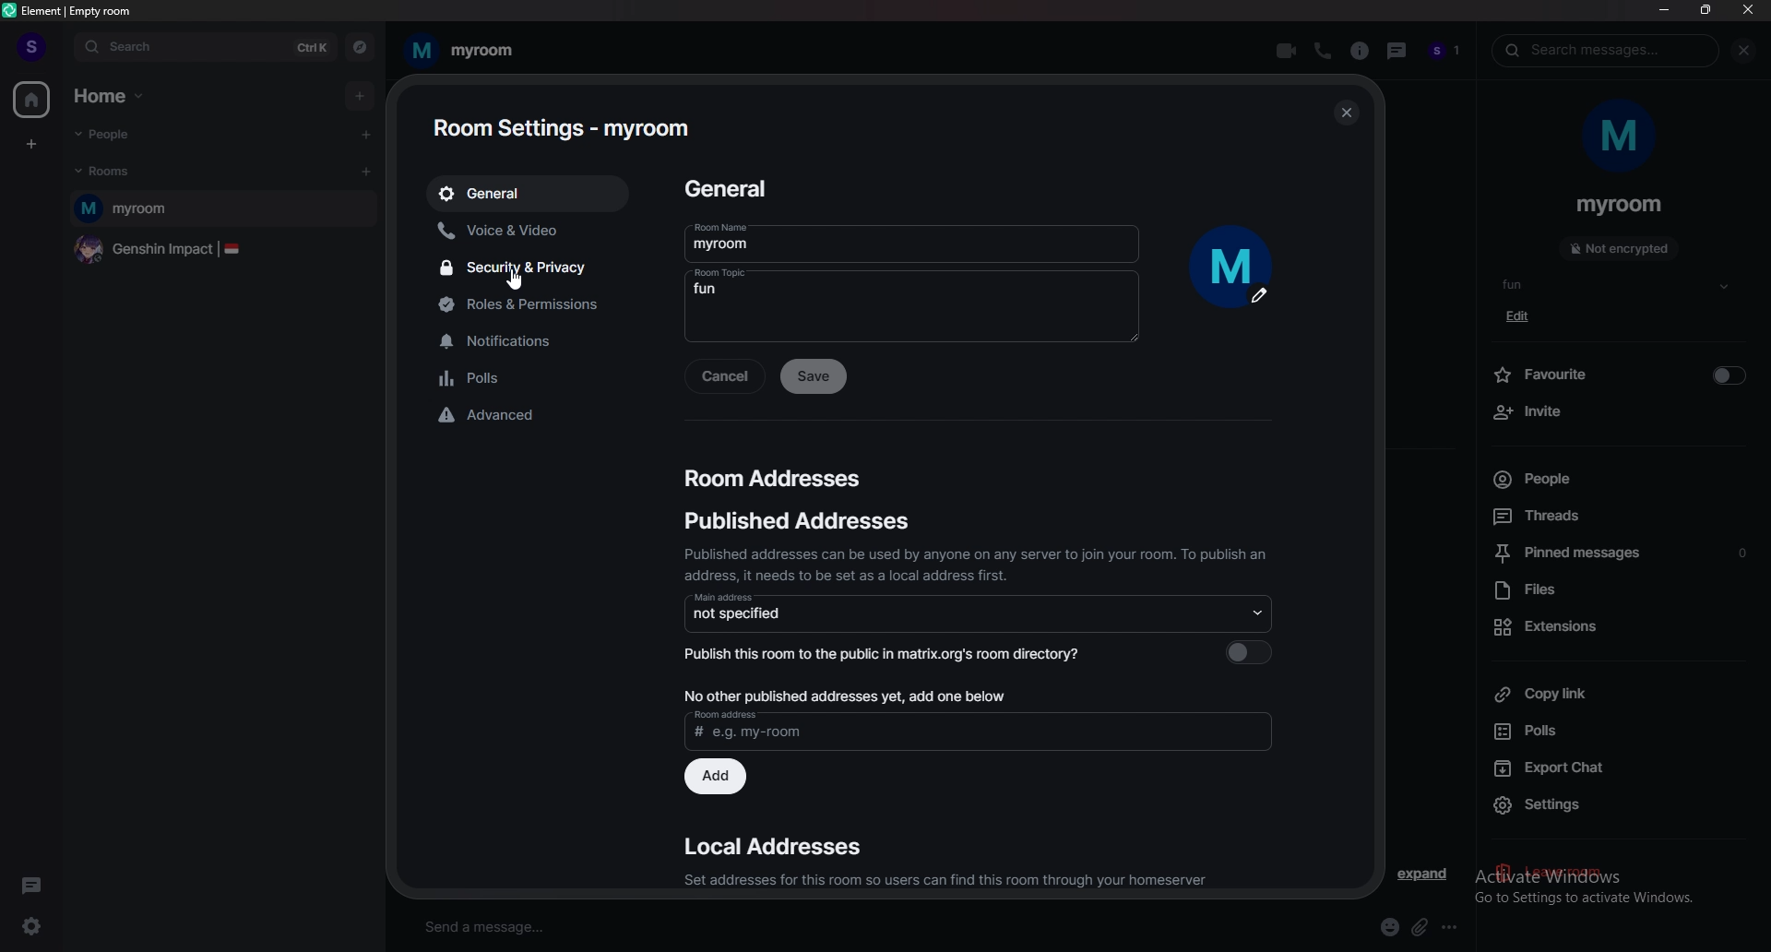 The width and height of the screenshot is (1771, 952). Describe the element at coordinates (1616, 768) in the screenshot. I see `export chat` at that location.